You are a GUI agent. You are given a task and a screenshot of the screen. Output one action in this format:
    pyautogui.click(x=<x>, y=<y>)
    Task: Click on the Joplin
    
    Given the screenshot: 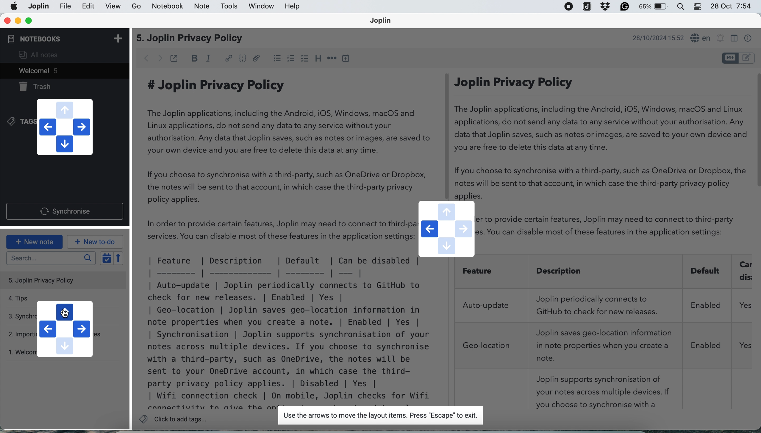 What is the action you would take?
    pyautogui.click(x=384, y=21)
    